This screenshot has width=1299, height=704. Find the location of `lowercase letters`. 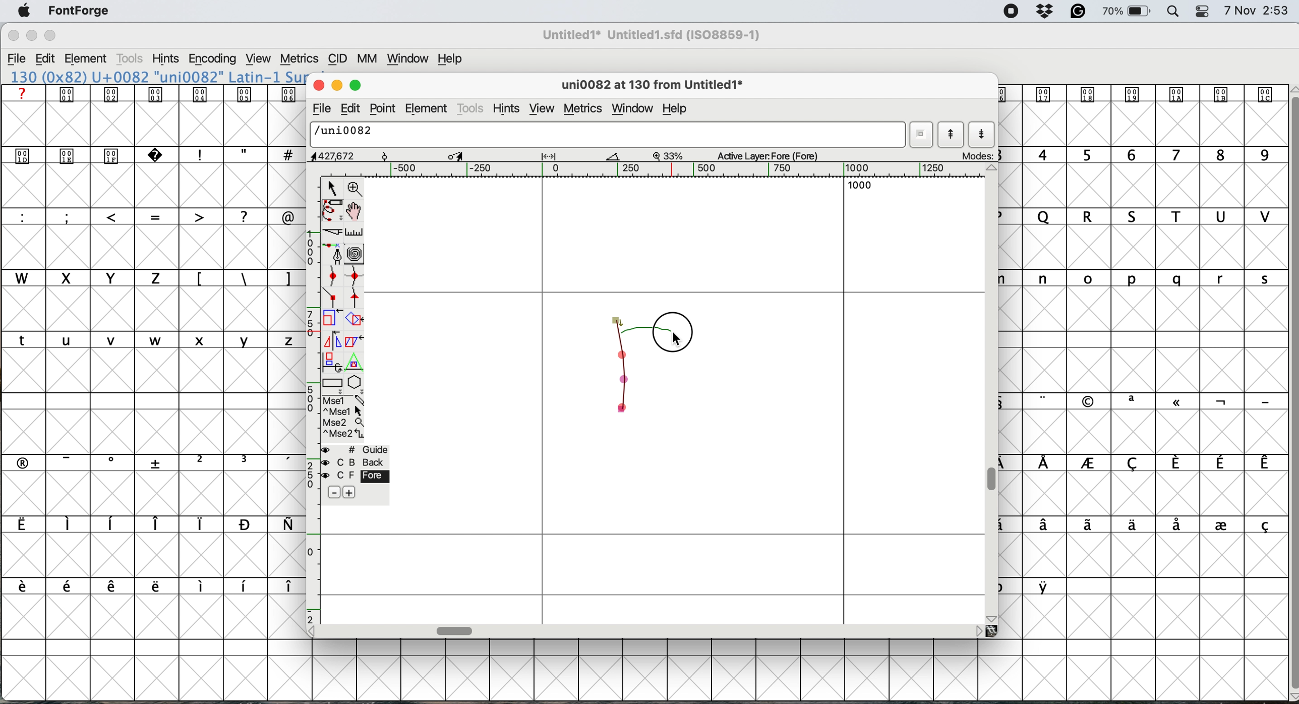

lowercase letters is located at coordinates (1136, 278).